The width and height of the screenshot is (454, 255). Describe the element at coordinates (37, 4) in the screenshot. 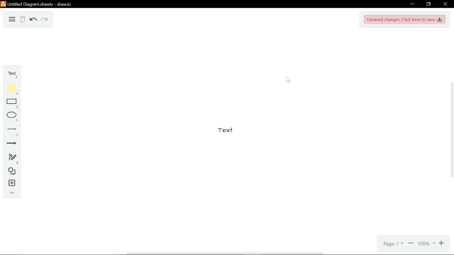

I see `Current window` at that location.